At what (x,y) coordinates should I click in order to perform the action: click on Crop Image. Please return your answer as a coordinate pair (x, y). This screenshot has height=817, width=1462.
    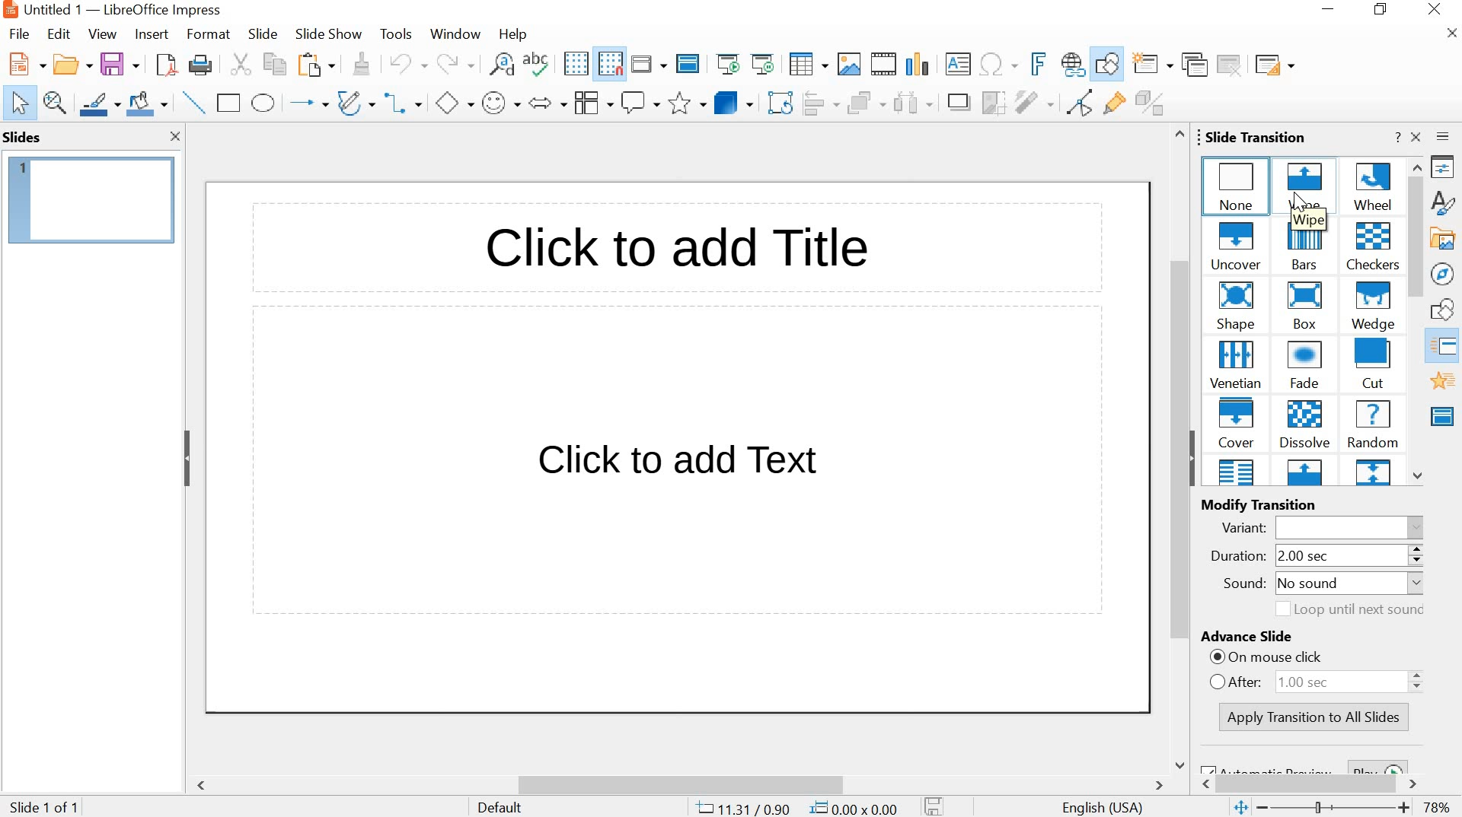
    Looking at the image, I should click on (992, 101).